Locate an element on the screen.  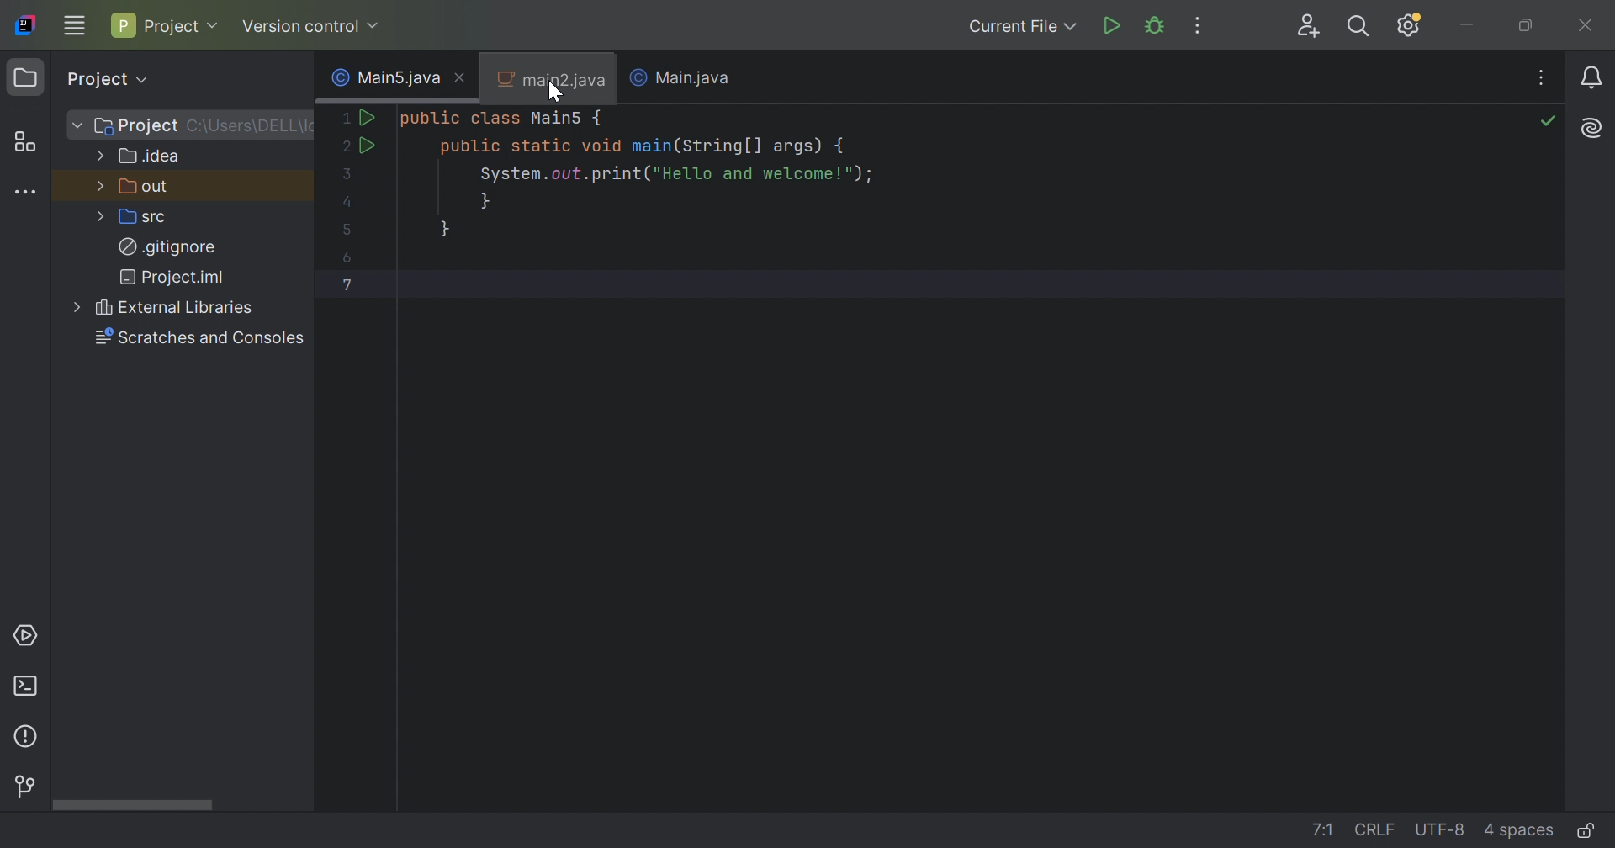
src is located at coordinates (146, 220).